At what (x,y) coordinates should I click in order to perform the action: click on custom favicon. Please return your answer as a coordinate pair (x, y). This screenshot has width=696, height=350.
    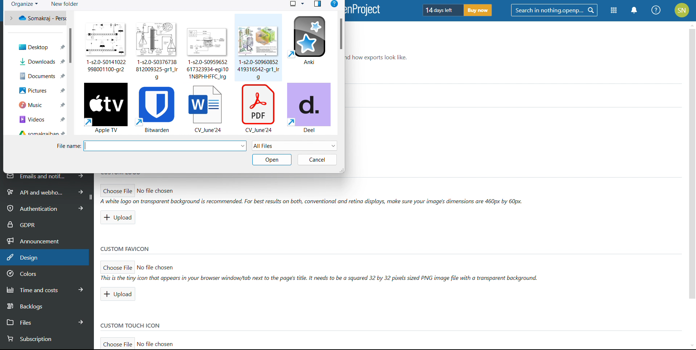
    Looking at the image, I should click on (125, 248).